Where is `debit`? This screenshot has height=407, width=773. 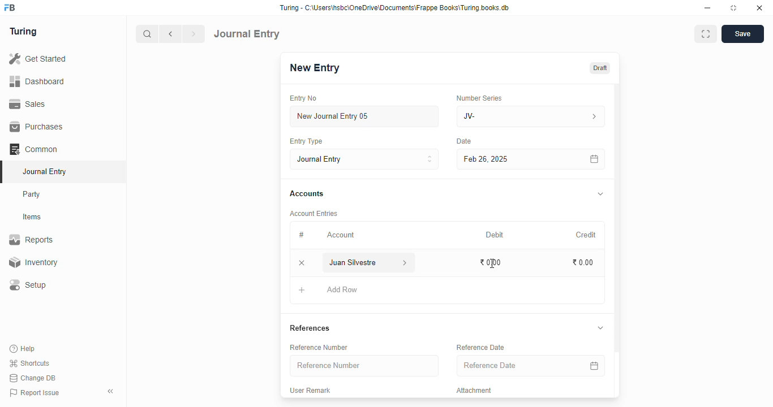
debit is located at coordinates (495, 235).